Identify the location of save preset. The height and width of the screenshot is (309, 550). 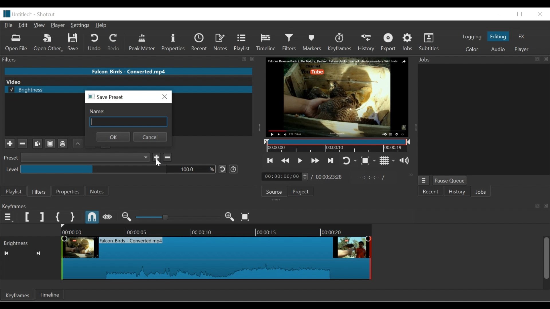
(109, 98).